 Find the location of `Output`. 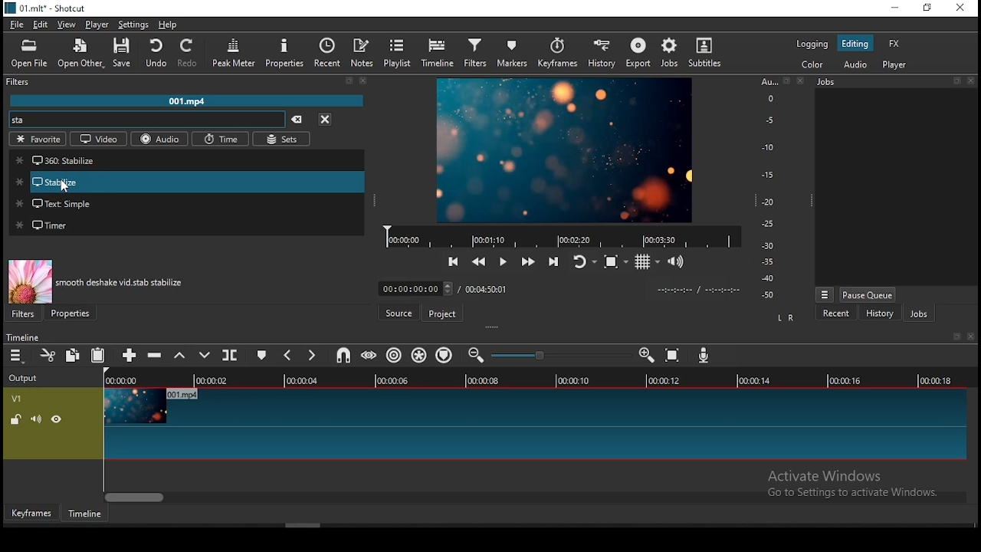

Output is located at coordinates (28, 378).